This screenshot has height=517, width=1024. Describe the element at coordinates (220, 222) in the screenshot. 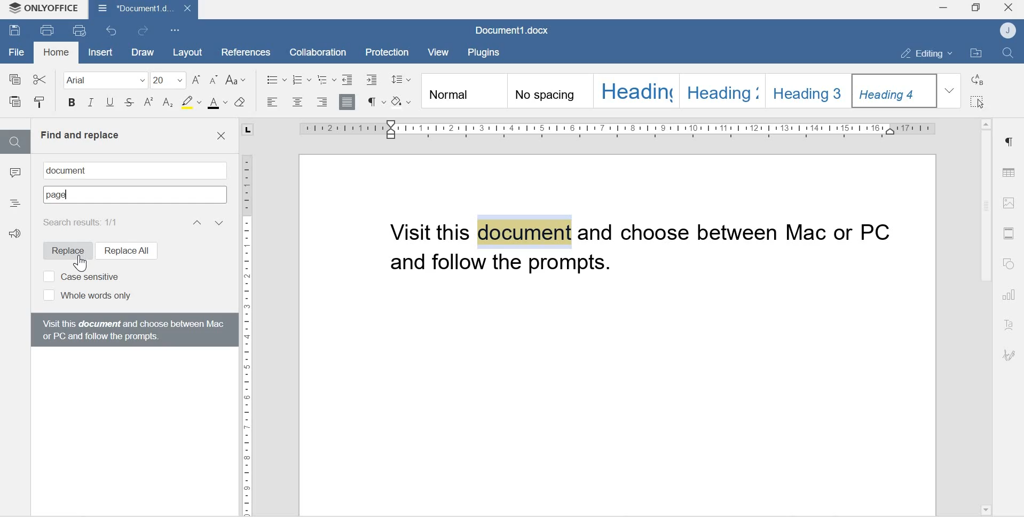

I see `Next result` at that location.